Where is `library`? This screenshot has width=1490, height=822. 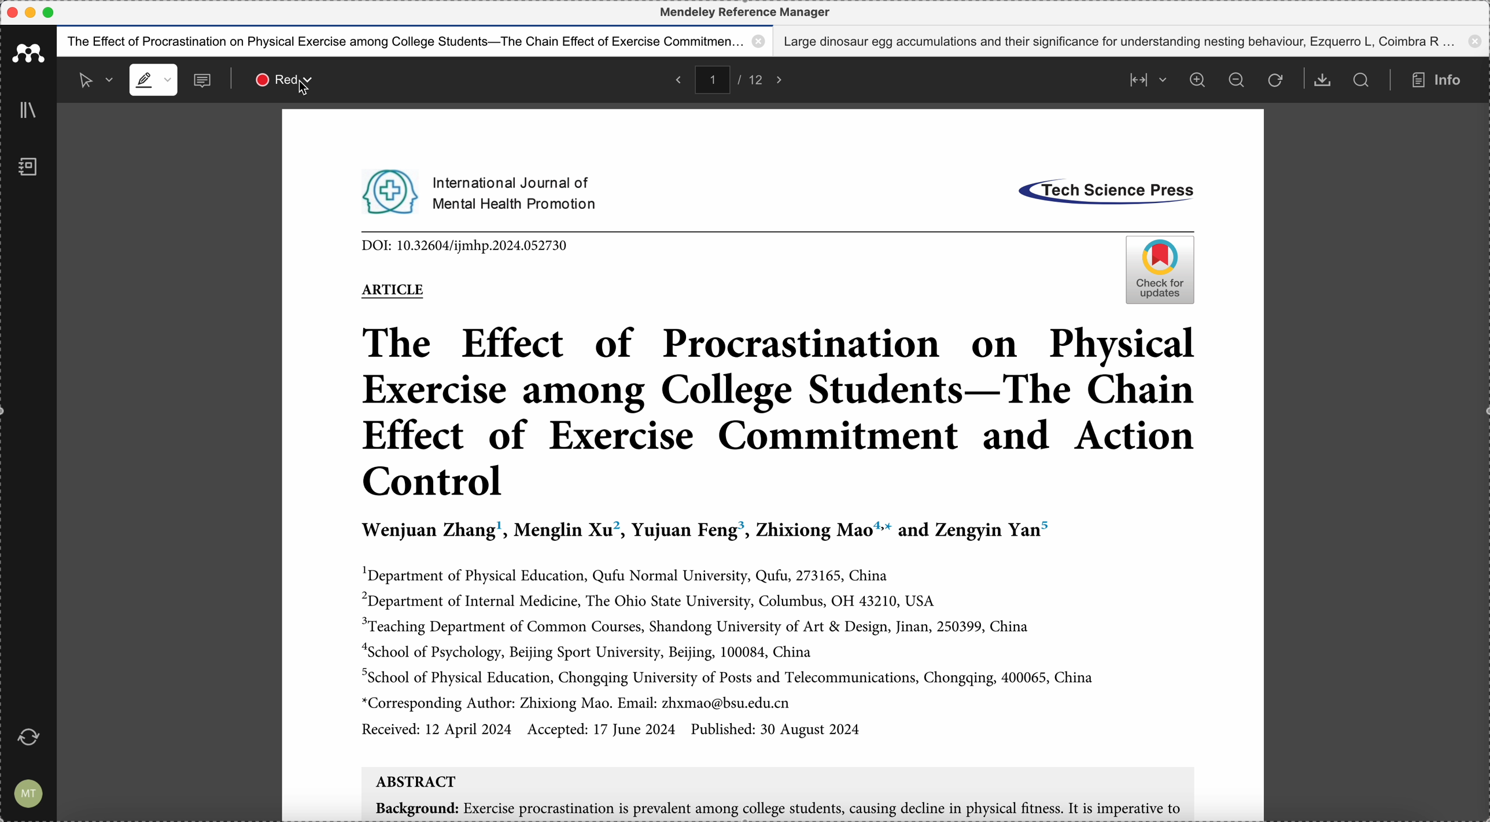 library is located at coordinates (31, 111).